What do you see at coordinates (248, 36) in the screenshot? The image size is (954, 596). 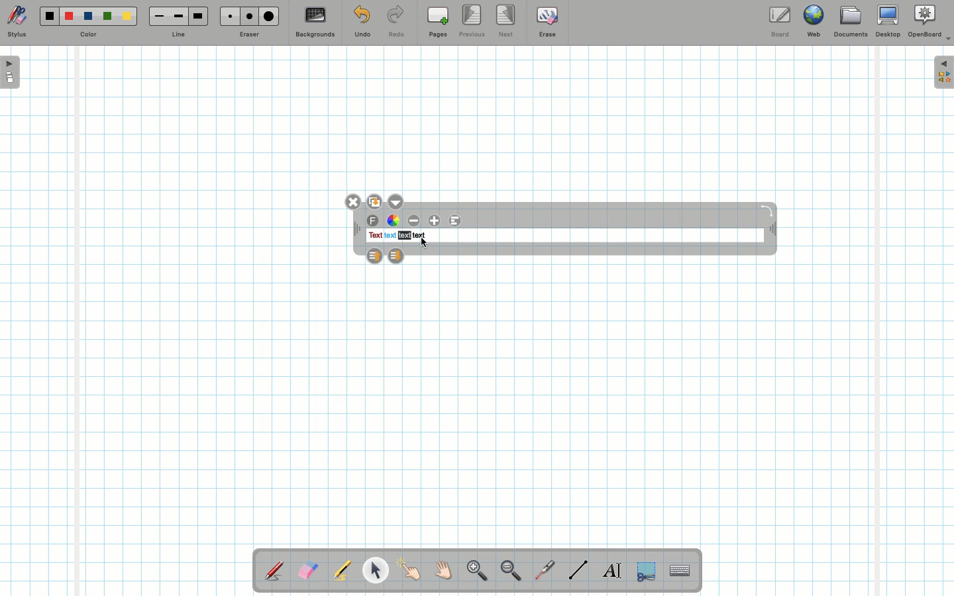 I see `Eraser` at bounding box center [248, 36].